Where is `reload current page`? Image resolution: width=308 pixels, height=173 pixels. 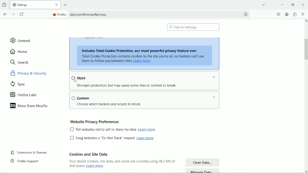
reload current page is located at coordinates (22, 14).